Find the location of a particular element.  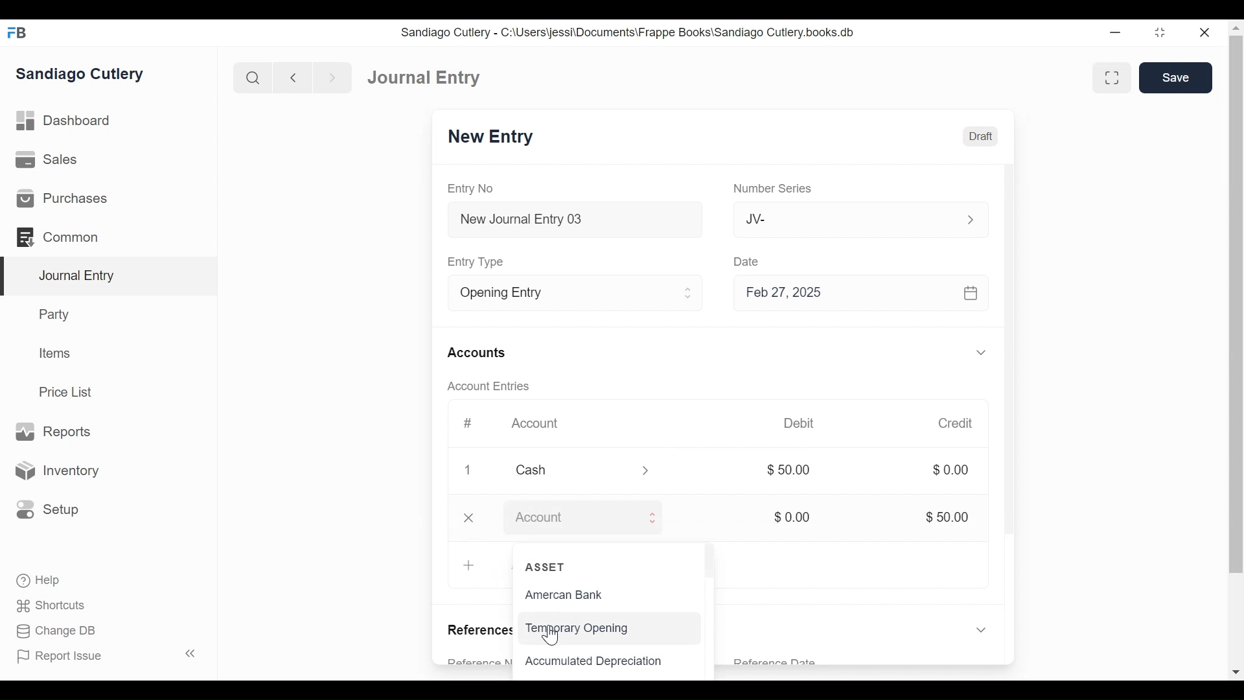

Account is located at coordinates (542, 425).